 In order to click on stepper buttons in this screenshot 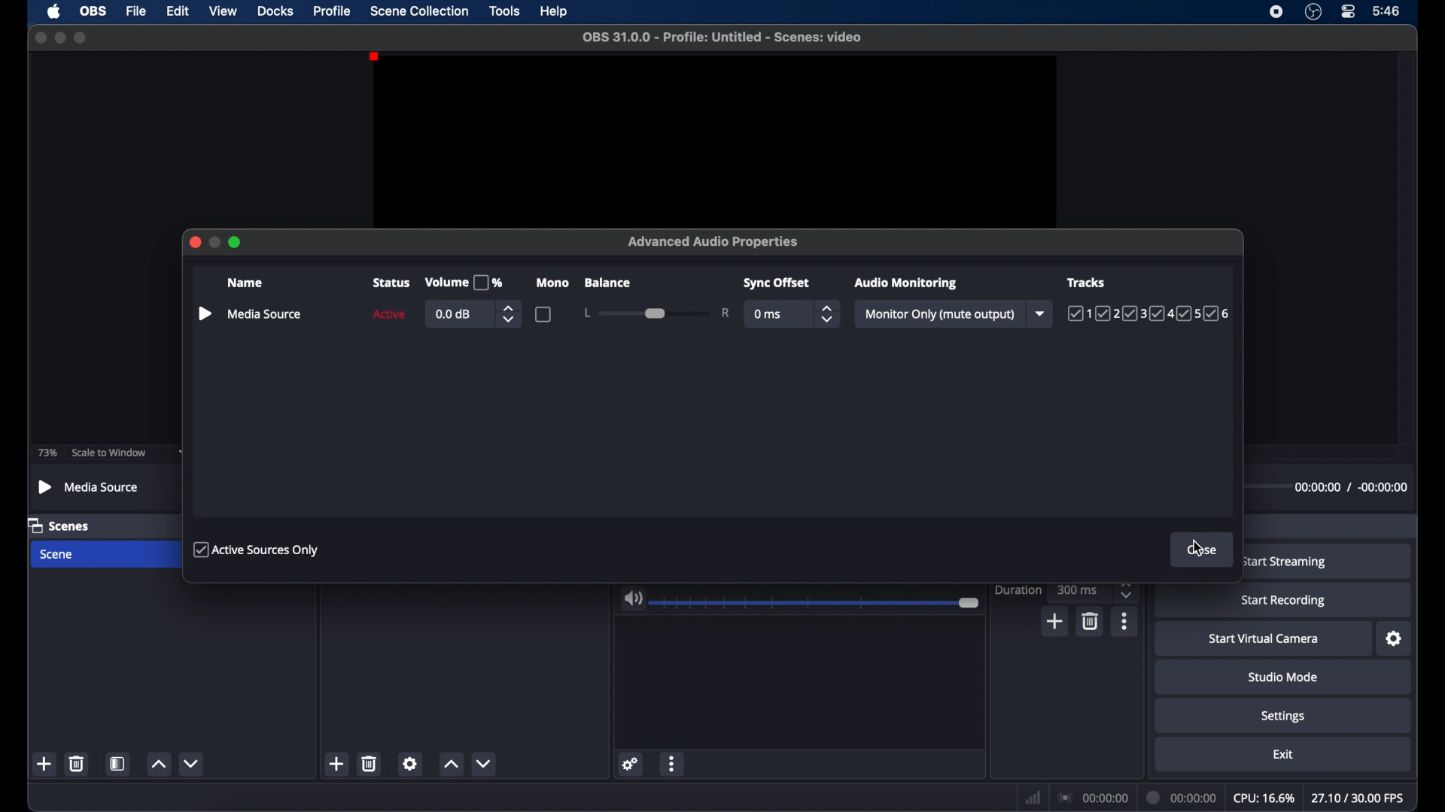, I will do `click(828, 314)`.